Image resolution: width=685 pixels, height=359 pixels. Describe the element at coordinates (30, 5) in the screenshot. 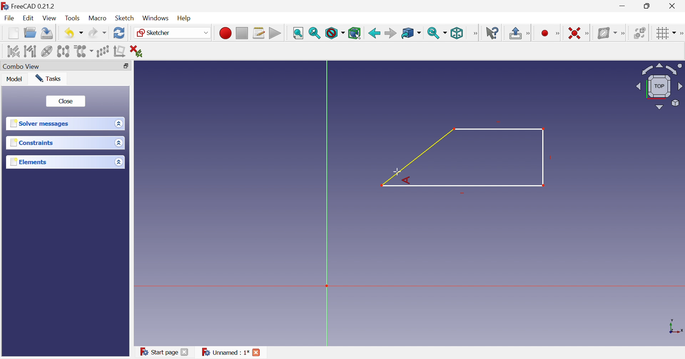

I see `FreeCAD 0.21.2` at that location.